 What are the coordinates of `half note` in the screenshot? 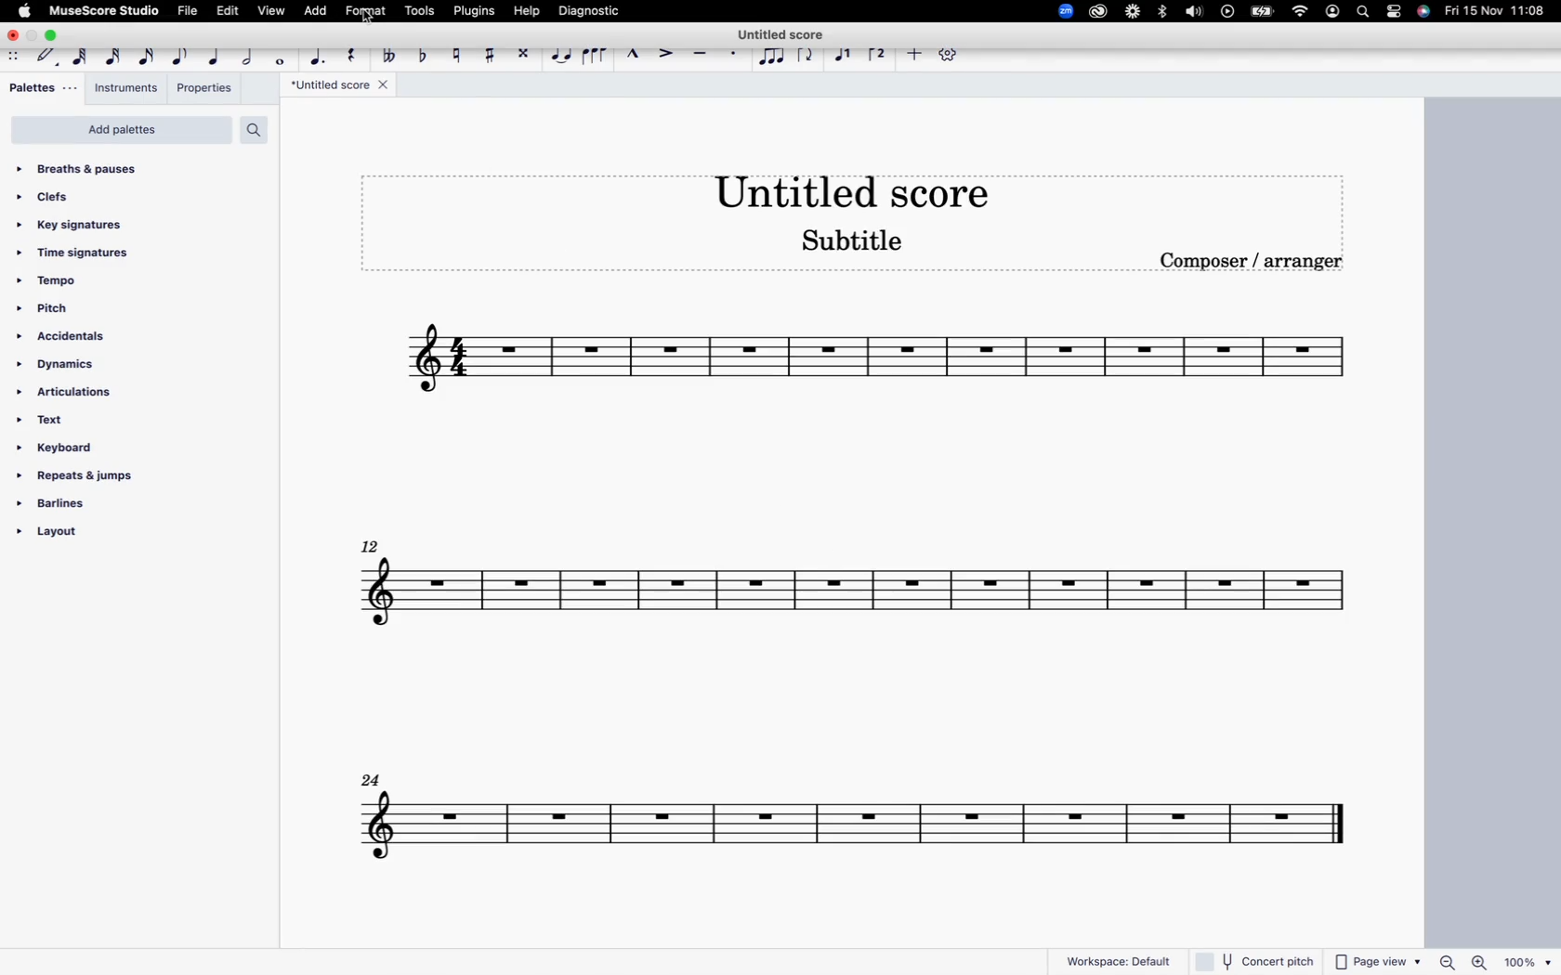 It's located at (245, 57).